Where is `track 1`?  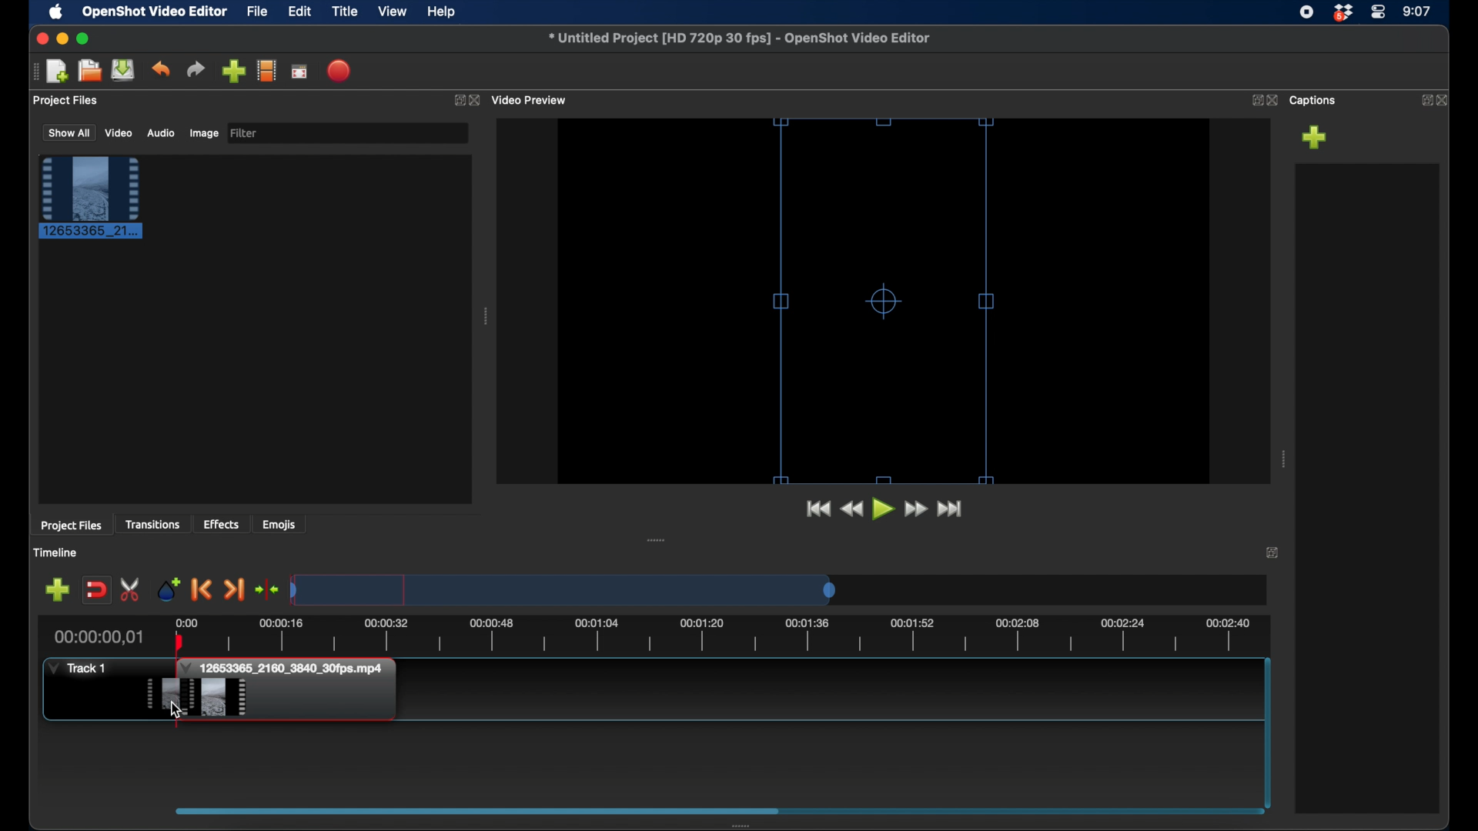 track 1 is located at coordinates (77, 667).